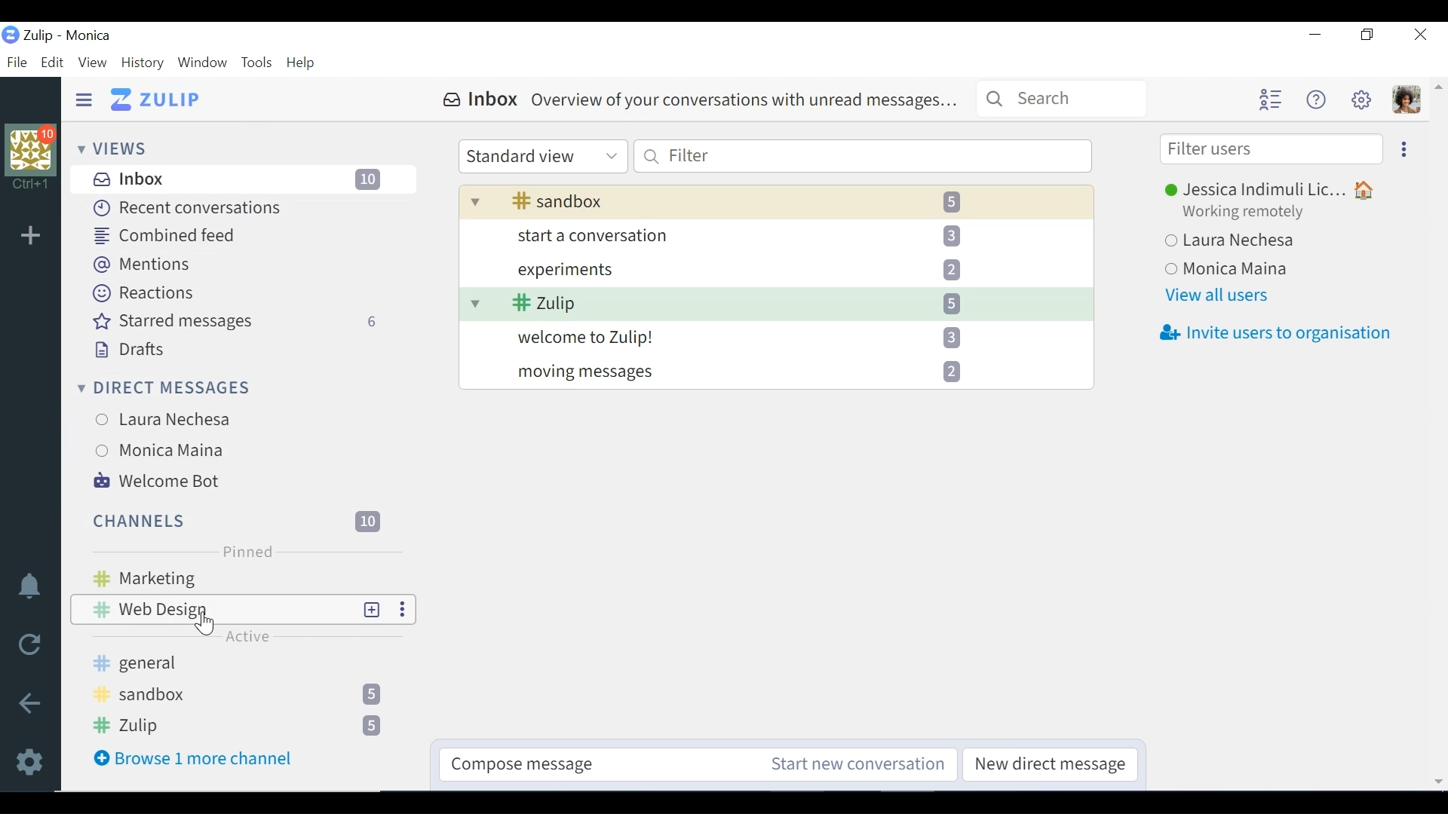  I want to click on Tools, so click(256, 63).